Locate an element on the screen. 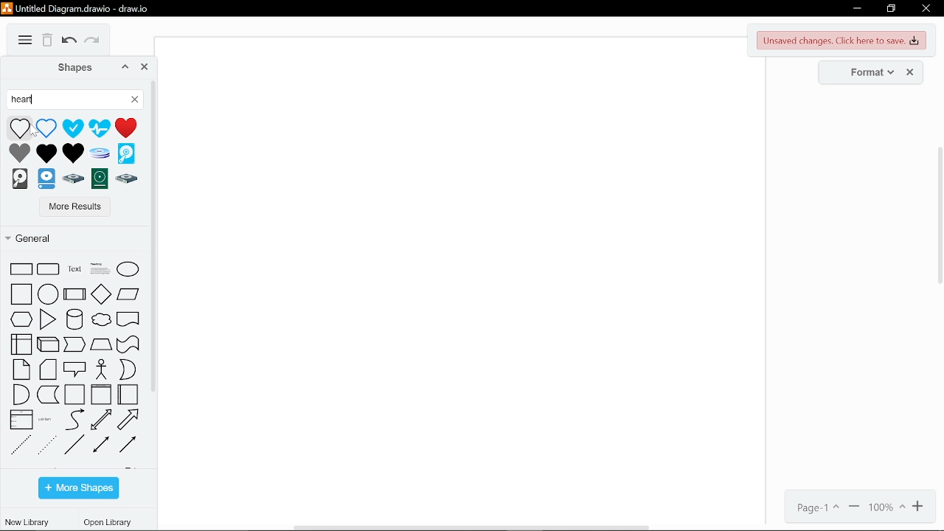 The width and height of the screenshot is (944, 531). hard disk is located at coordinates (19, 178).